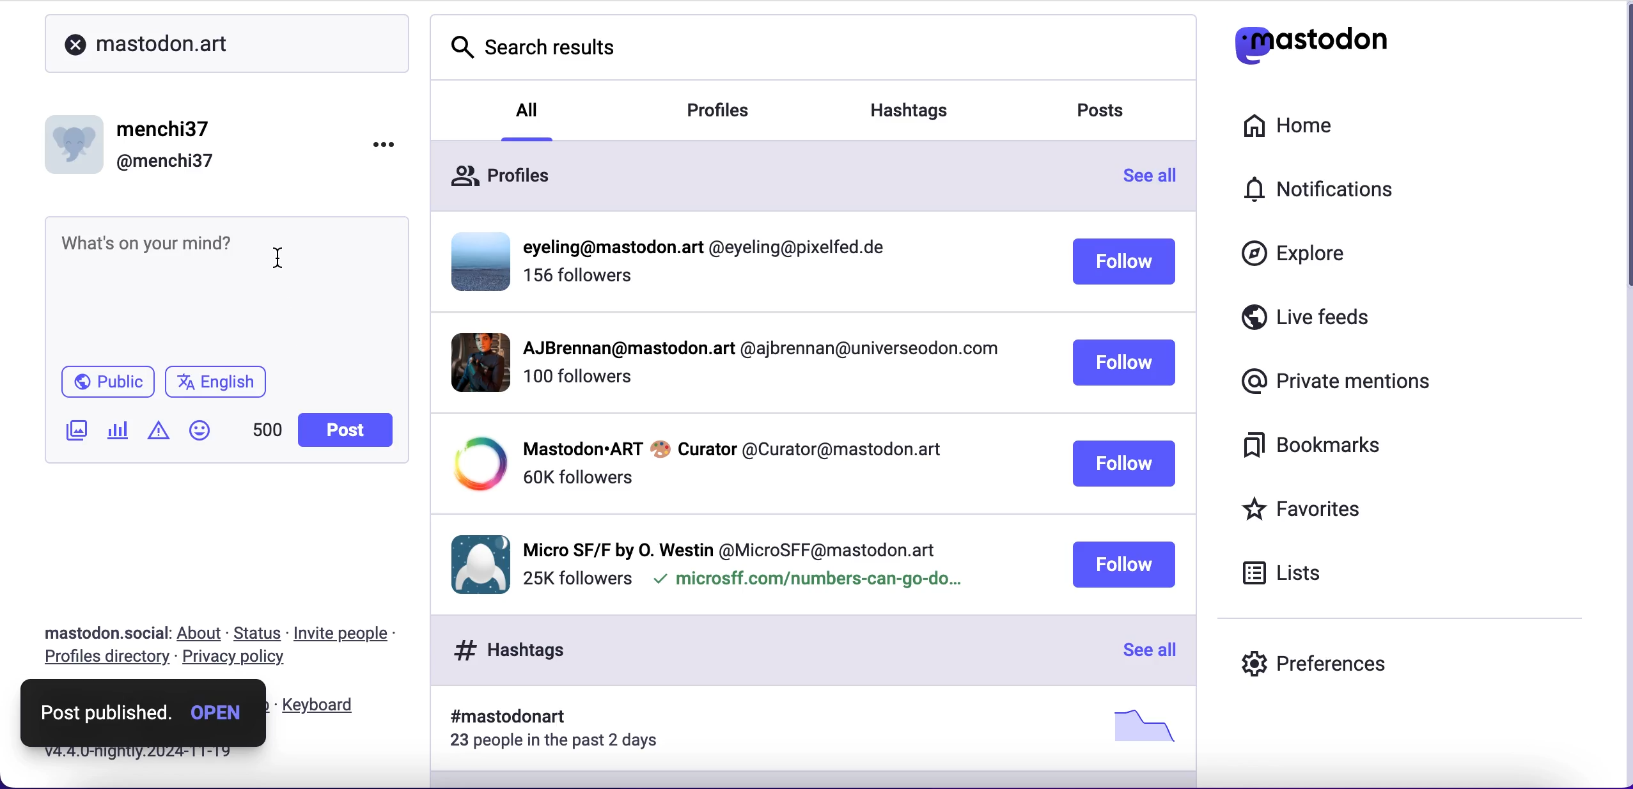 This screenshot has height=789, width=1633. Describe the element at coordinates (1621, 153) in the screenshot. I see `scroll bar` at that location.